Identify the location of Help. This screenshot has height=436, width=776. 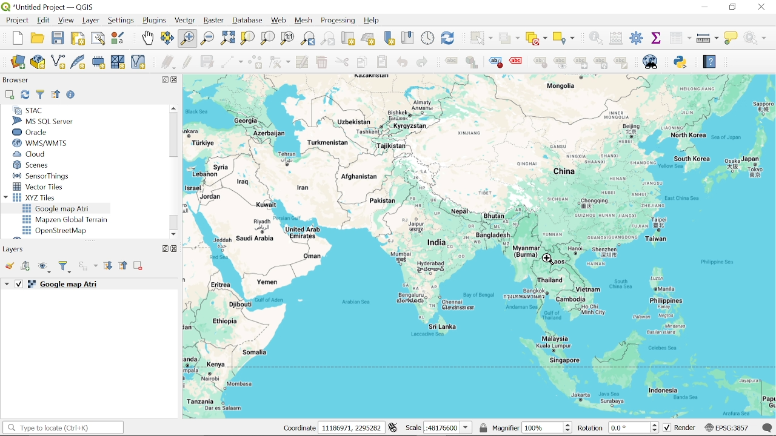
(375, 21).